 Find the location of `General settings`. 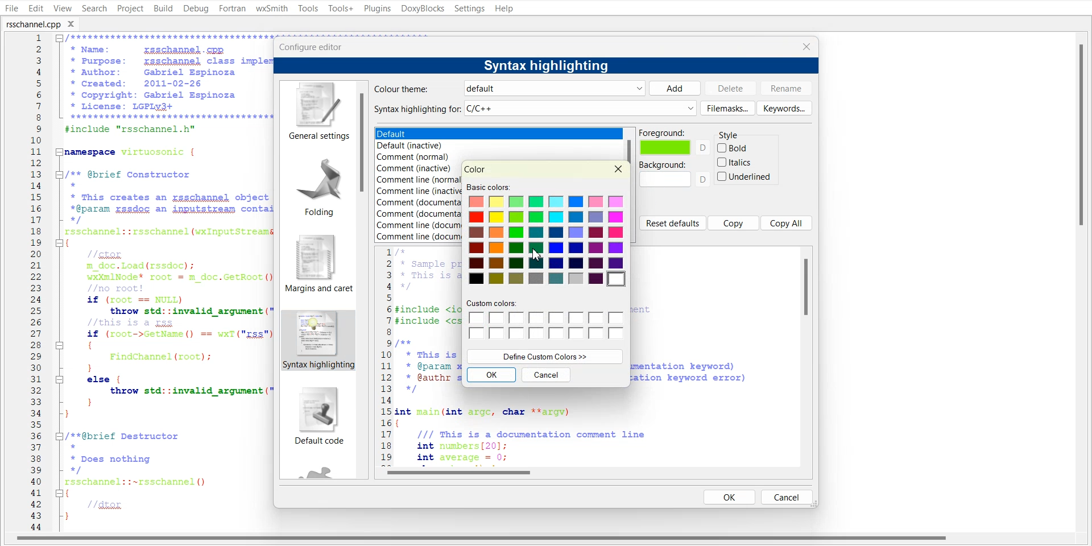

General settings is located at coordinates (317, 111).